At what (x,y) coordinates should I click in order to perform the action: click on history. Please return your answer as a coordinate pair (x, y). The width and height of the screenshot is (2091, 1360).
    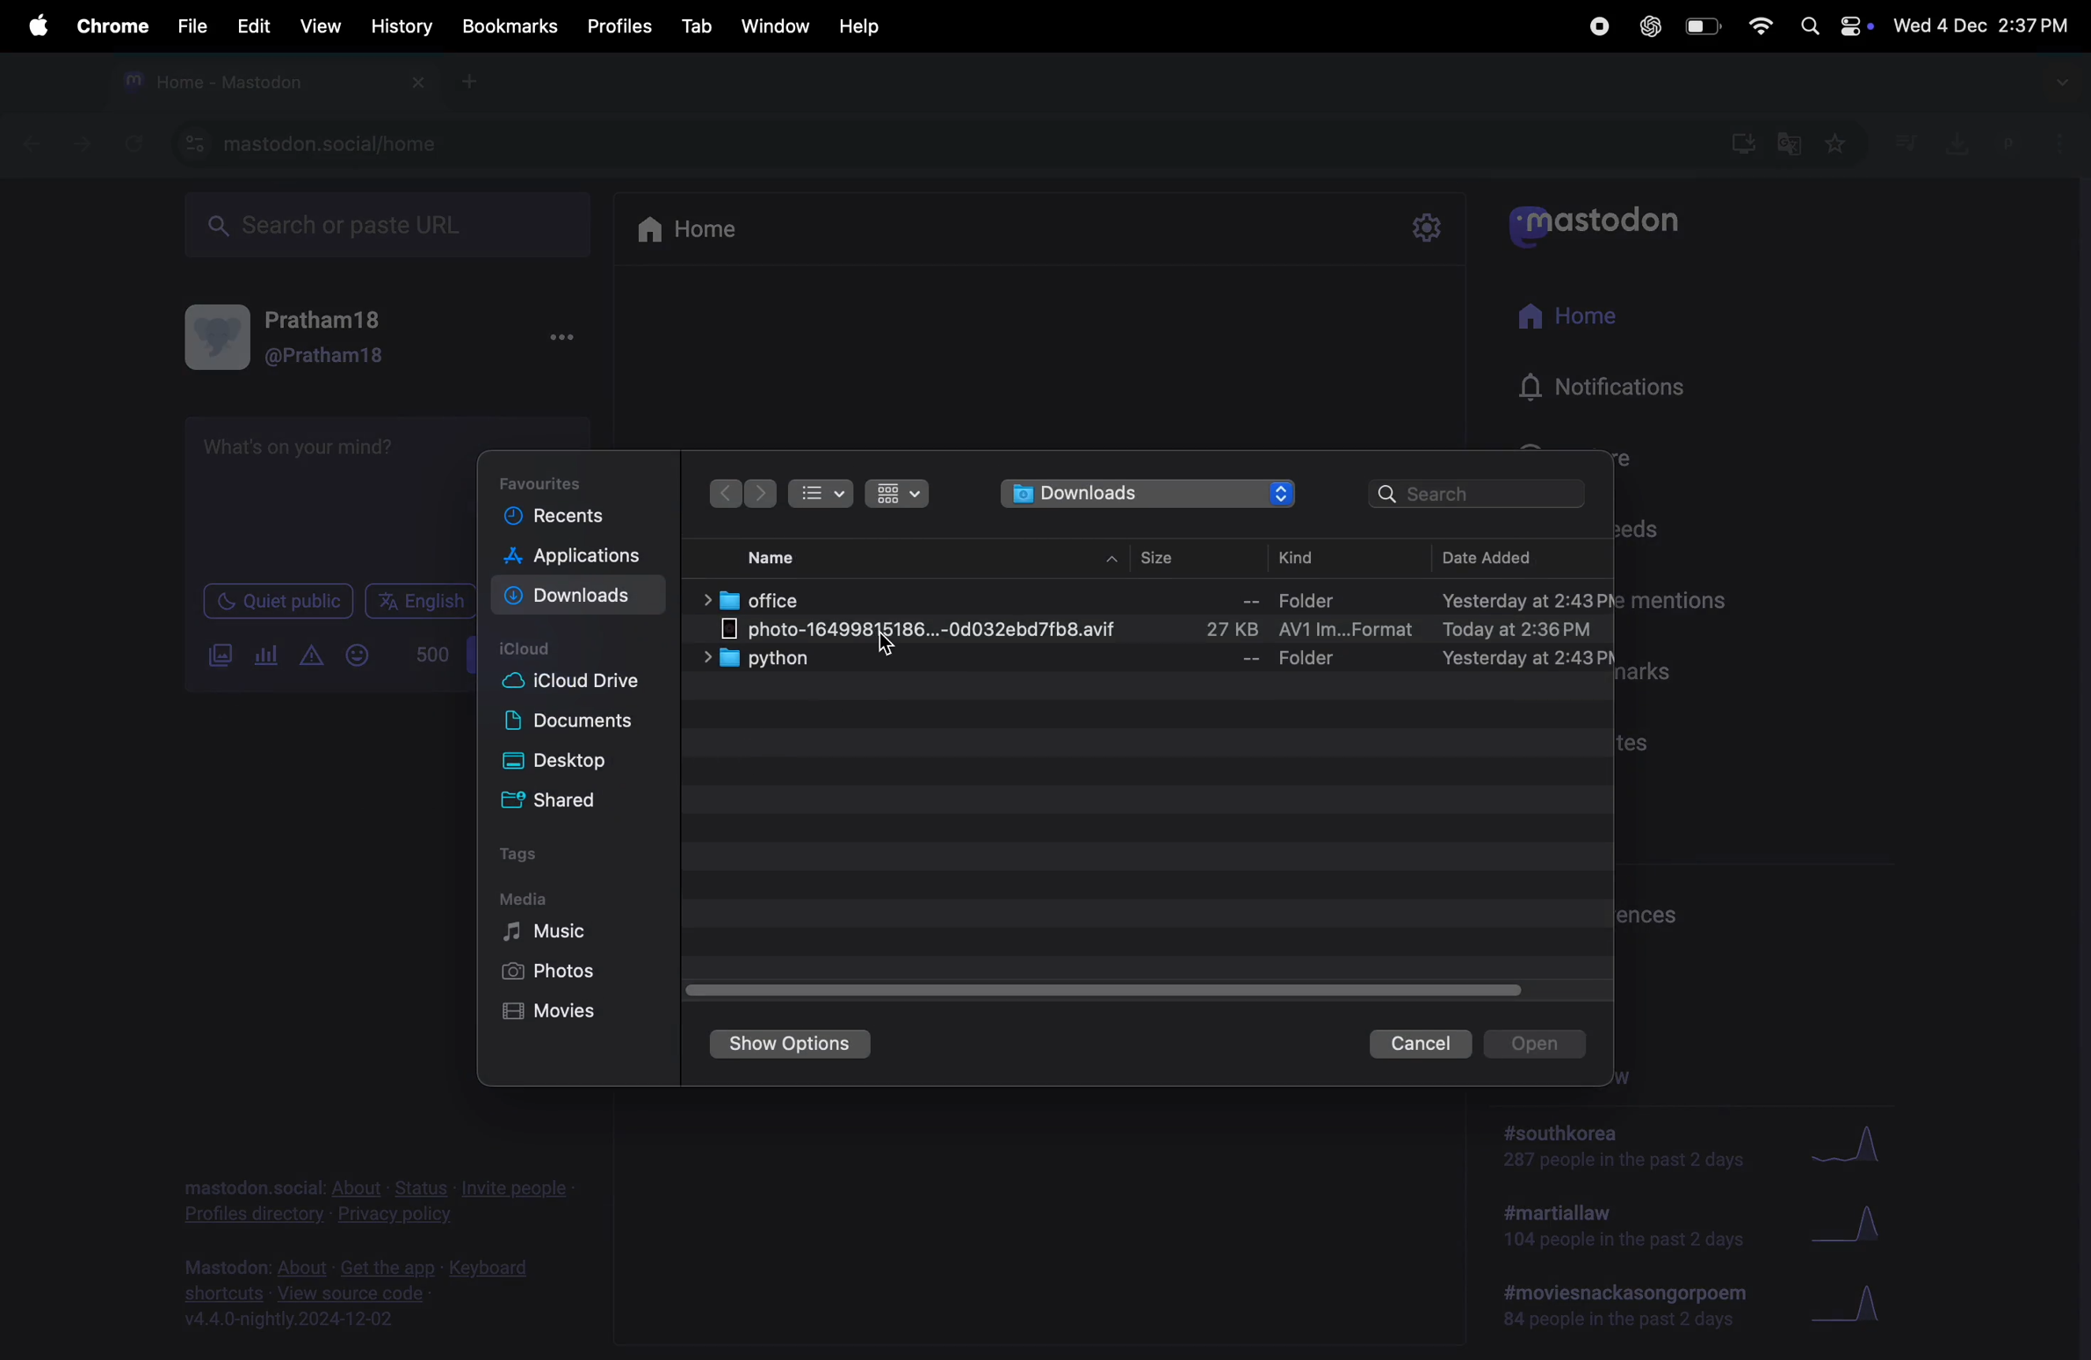
    Looking at the image, I should click on (403, 25).